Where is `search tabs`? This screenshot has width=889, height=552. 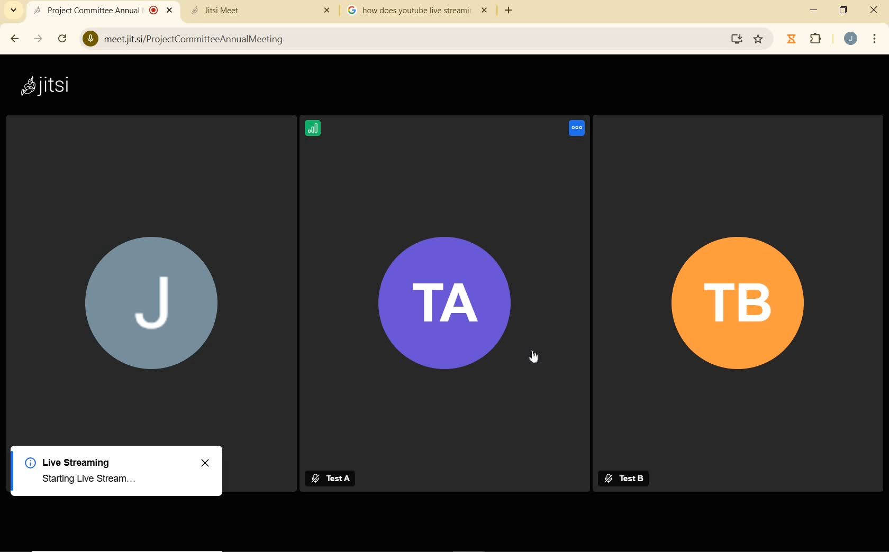
search tabs is located at coordinates (14, 11).